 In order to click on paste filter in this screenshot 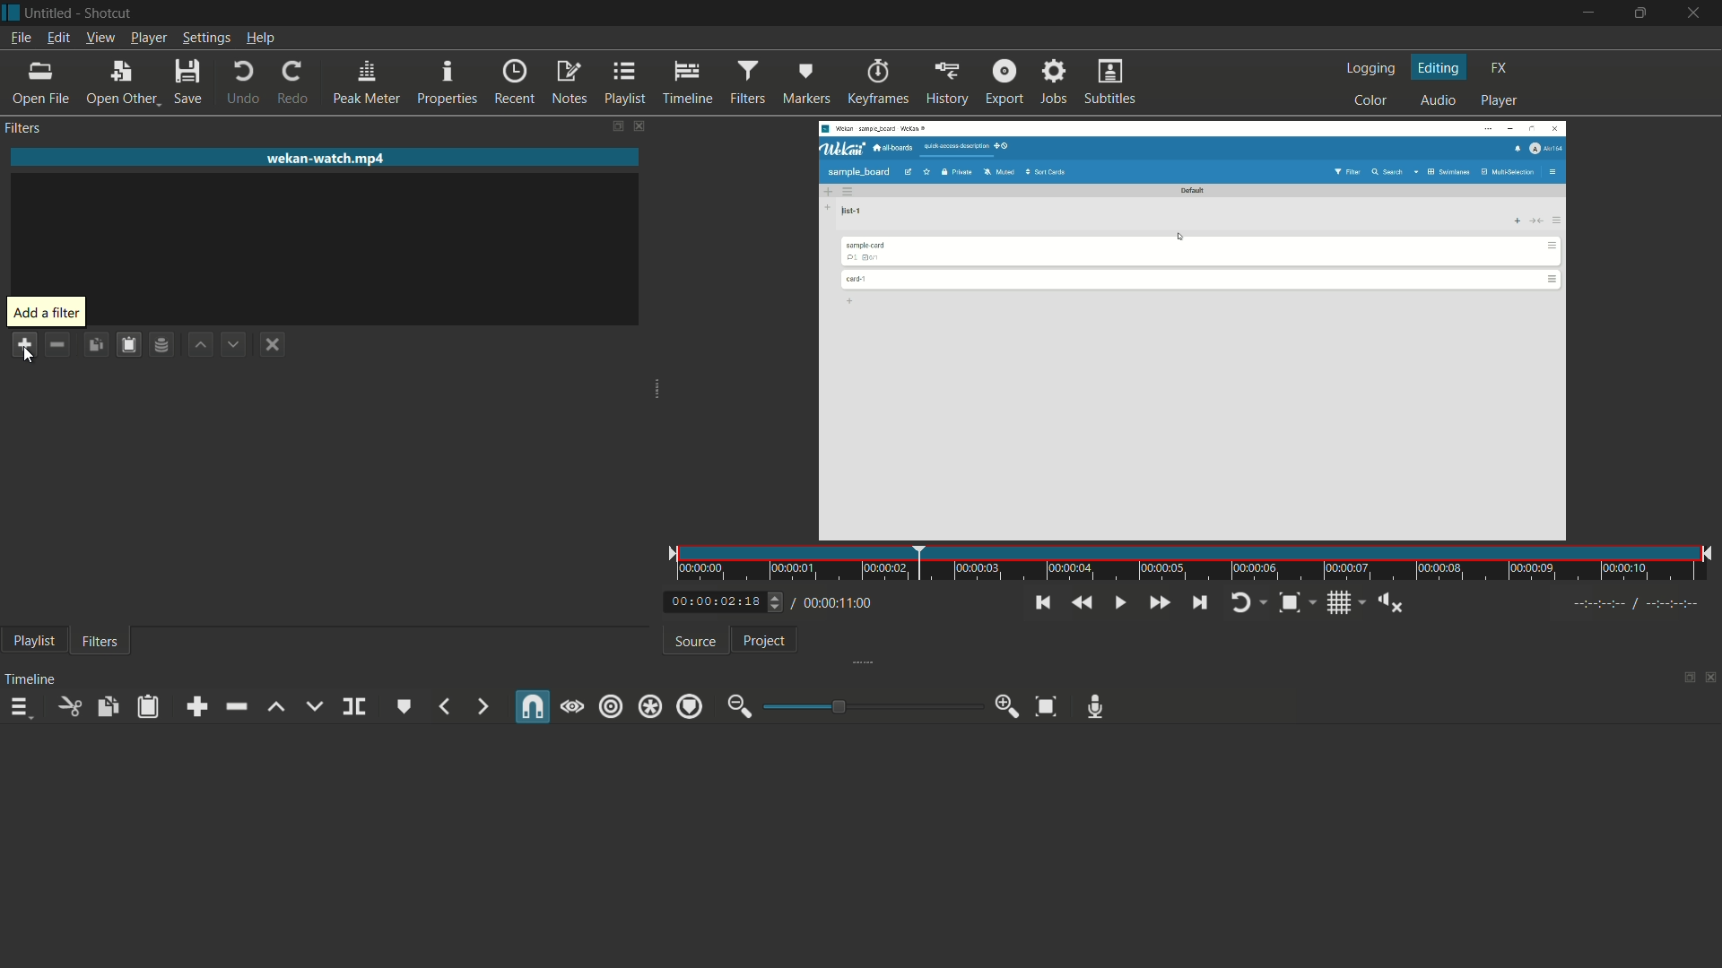, I will do `click(130, 344)`.